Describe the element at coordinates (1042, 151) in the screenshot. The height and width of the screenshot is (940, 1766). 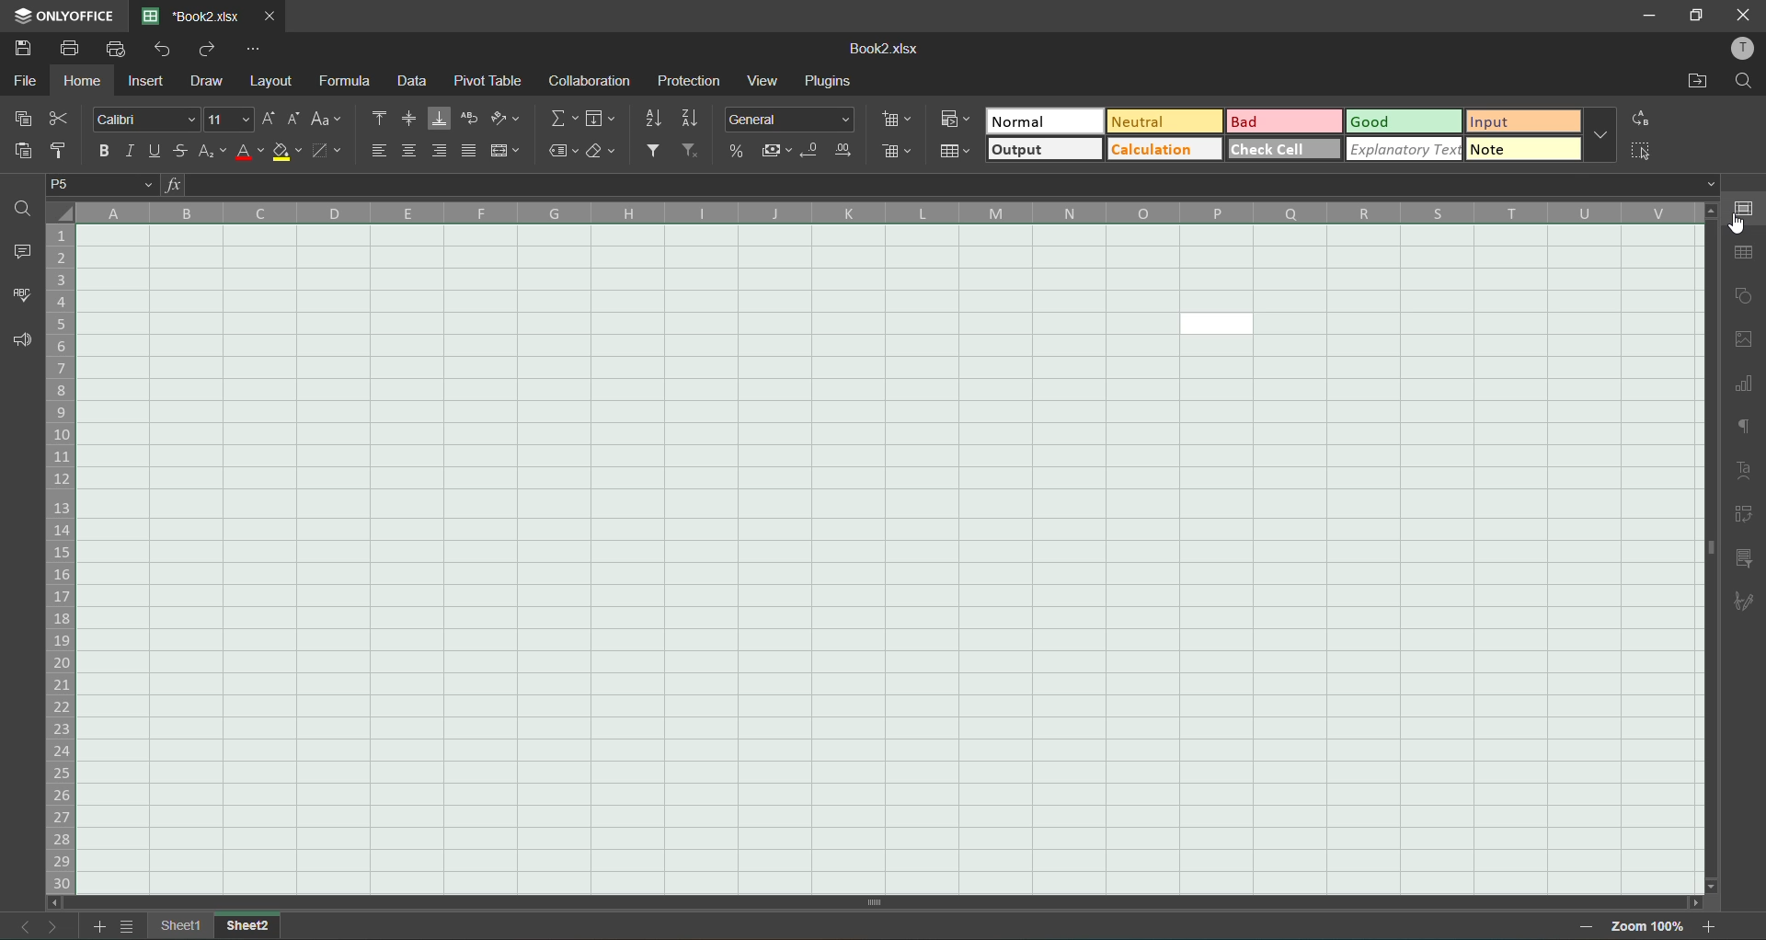
I see `output` at that location.